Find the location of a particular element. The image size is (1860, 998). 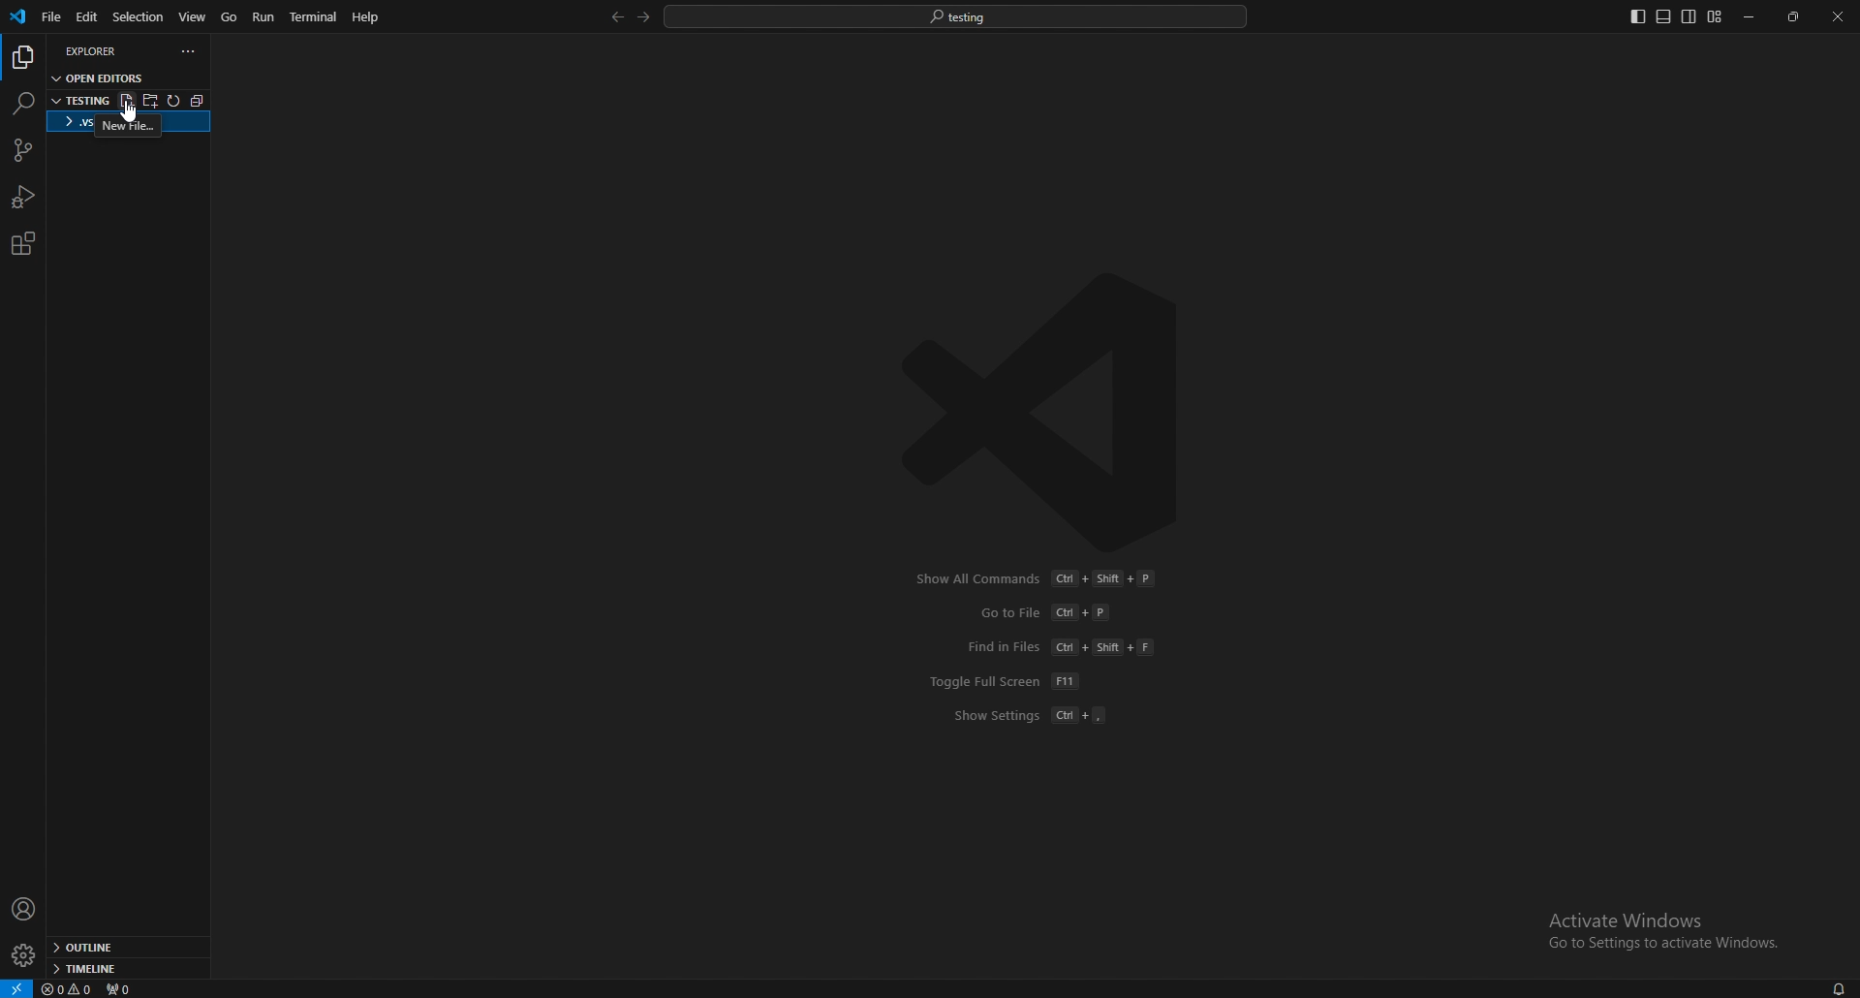

editor layouts is located at coordinates (1675, 16).